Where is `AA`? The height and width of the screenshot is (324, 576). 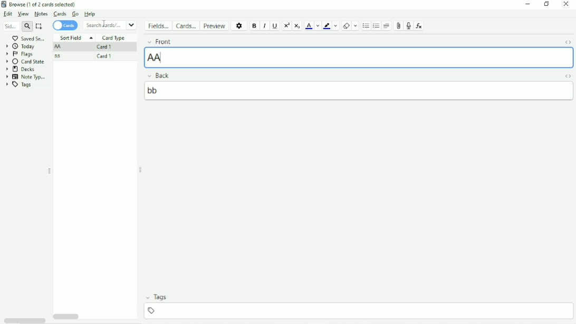
AA is located at coordinates (59, 46).